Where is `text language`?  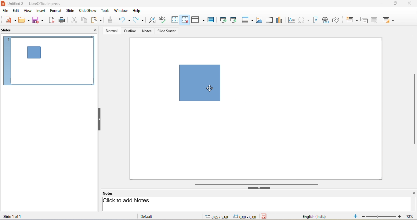
text language is located at coordinates (319, 216).